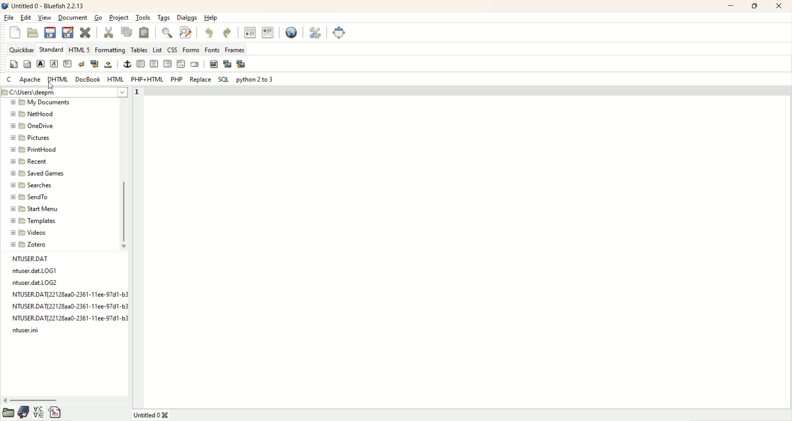 The image size is (792, 421). What do you see at coordinates (482, 414) in the screenshot?
I see `statusbar` at bounding box center [482, 414].